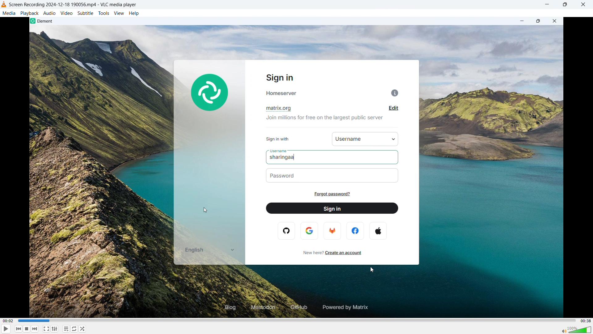 This screenshot has width=593, height=334. I want to click on Full screen , so click(46, 328).